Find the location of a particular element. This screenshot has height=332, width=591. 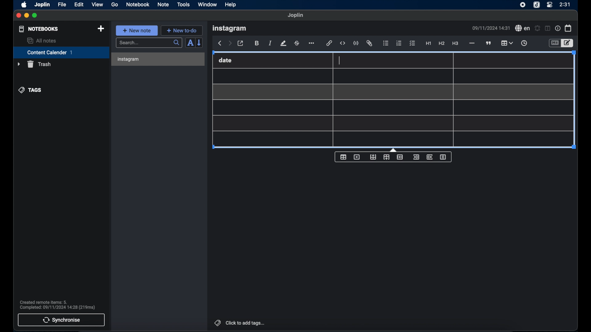

search bar is located at coordinates (149, 43).